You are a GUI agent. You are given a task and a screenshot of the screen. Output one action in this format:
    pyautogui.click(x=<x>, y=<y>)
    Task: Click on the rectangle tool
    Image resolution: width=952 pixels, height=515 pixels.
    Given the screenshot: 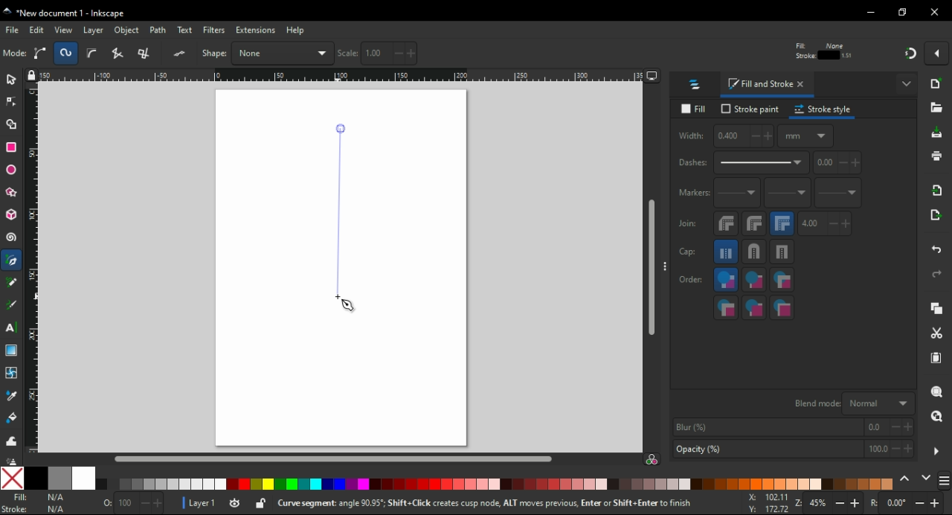 What is the action you would take?
    pyautogui.click(x=12, y=147)
    